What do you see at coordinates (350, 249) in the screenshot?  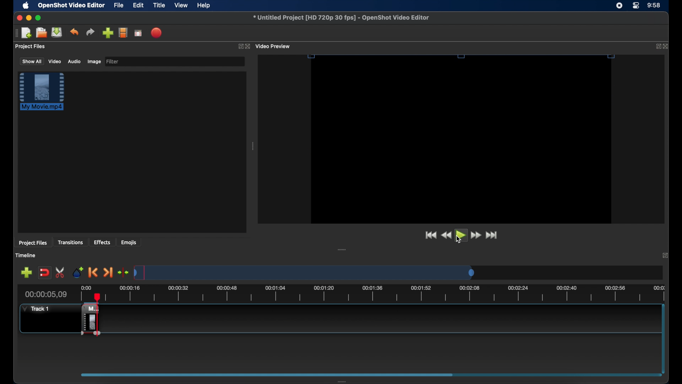 I see `center to left` at bounding box center [350, 249].